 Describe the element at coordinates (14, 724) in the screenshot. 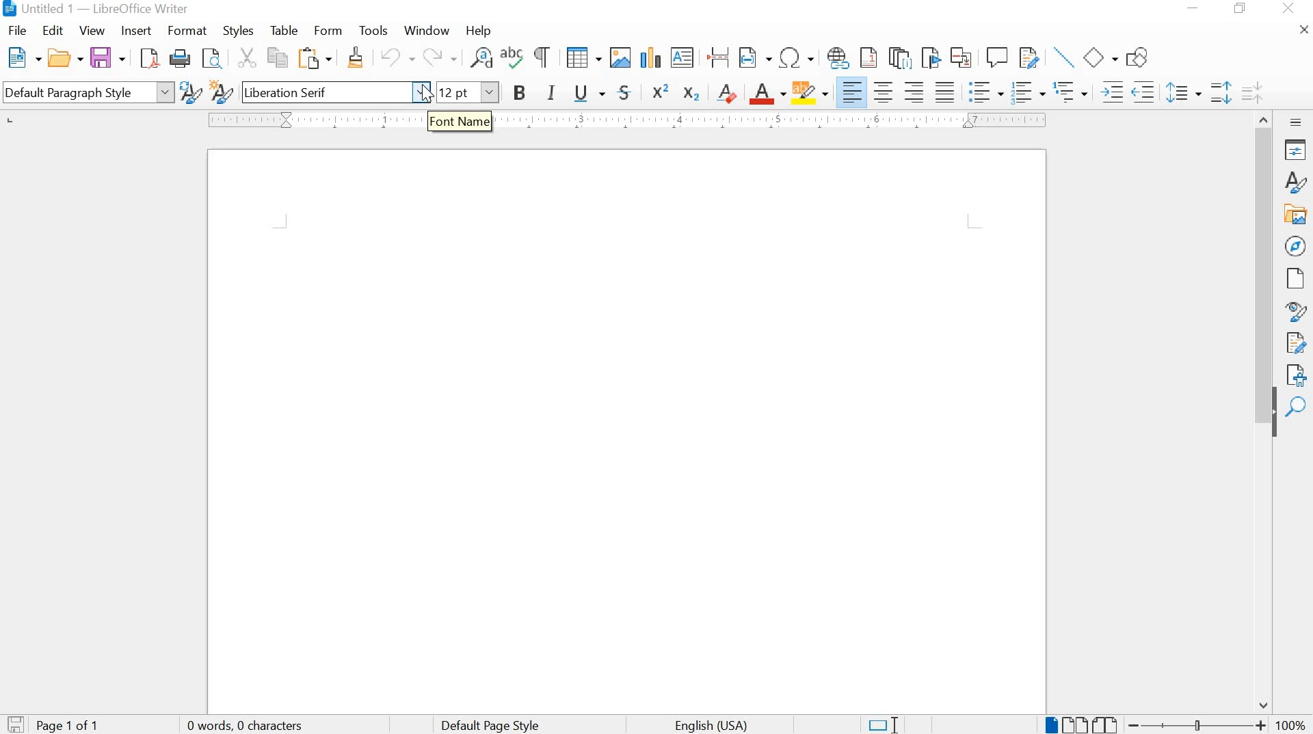

I see `SAVE` at that location.